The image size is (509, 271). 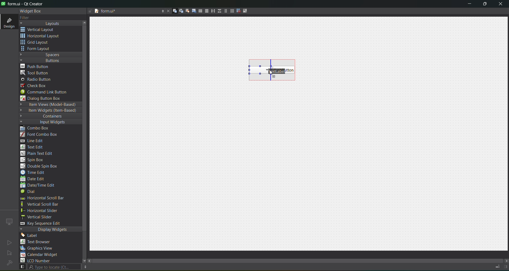 I want to click on move right, so click(x=506, y=261).